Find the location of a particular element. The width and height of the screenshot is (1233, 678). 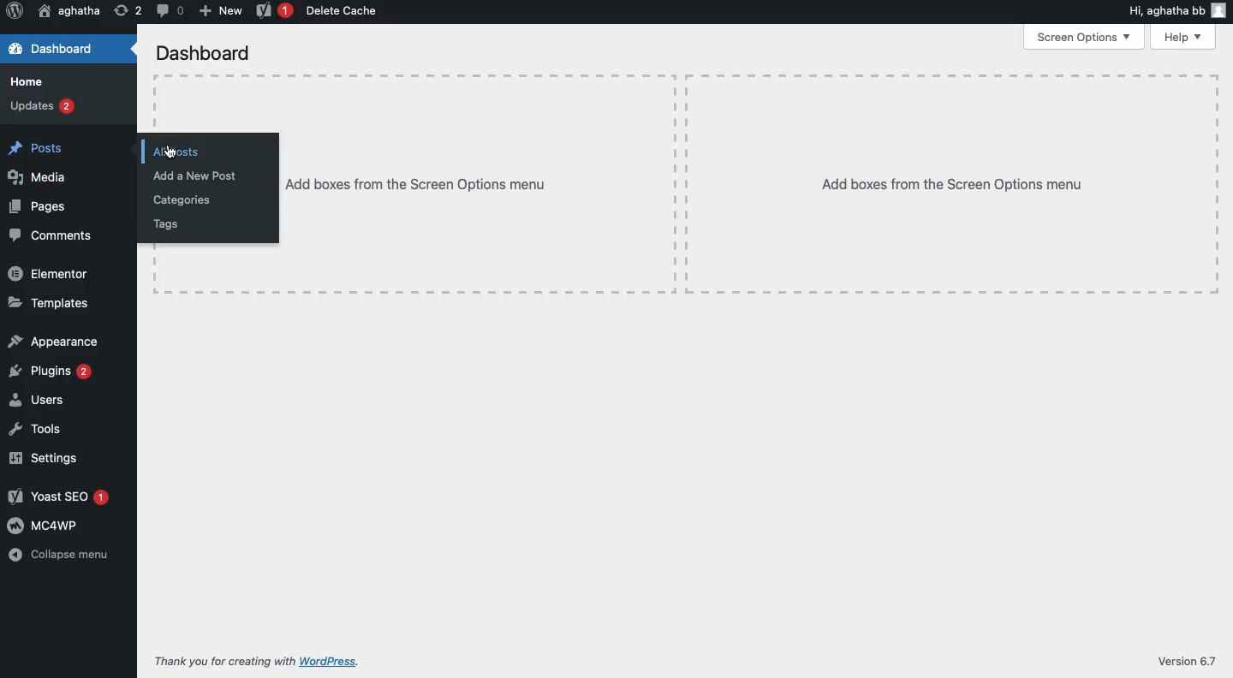

Home is located at coordinates (28, 80).